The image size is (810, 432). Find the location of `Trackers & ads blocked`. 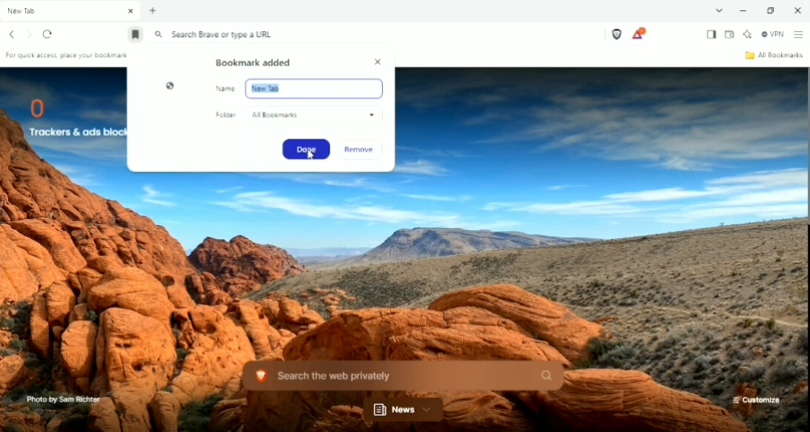

Trackers & ads blocked is located at coordinates (70, 116).